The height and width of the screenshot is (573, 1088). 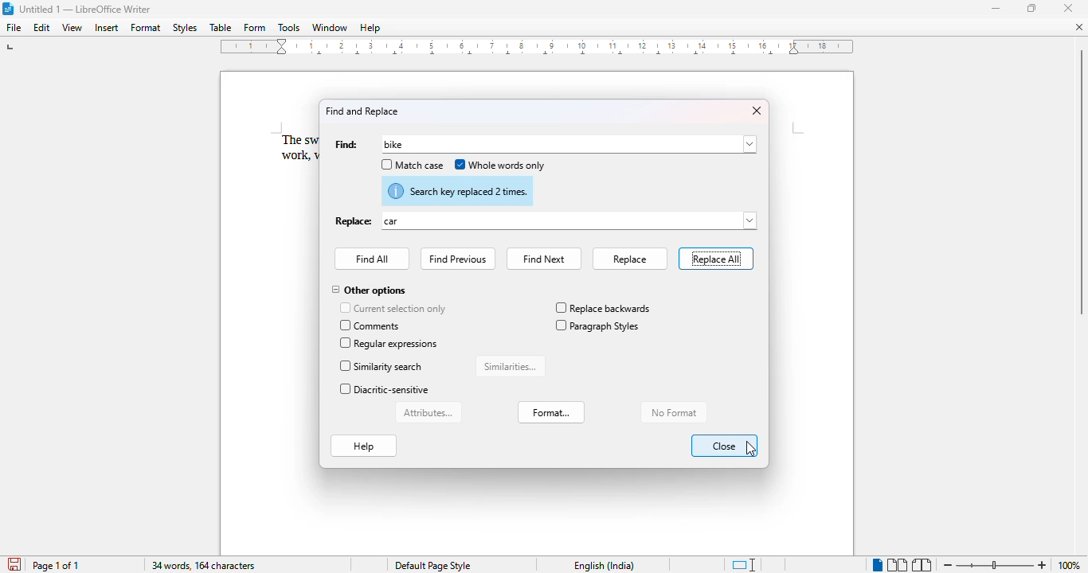 What do you see at coordinates (290, 28) in the screenshot?
I see `tools` at bounding box center [290, 28].